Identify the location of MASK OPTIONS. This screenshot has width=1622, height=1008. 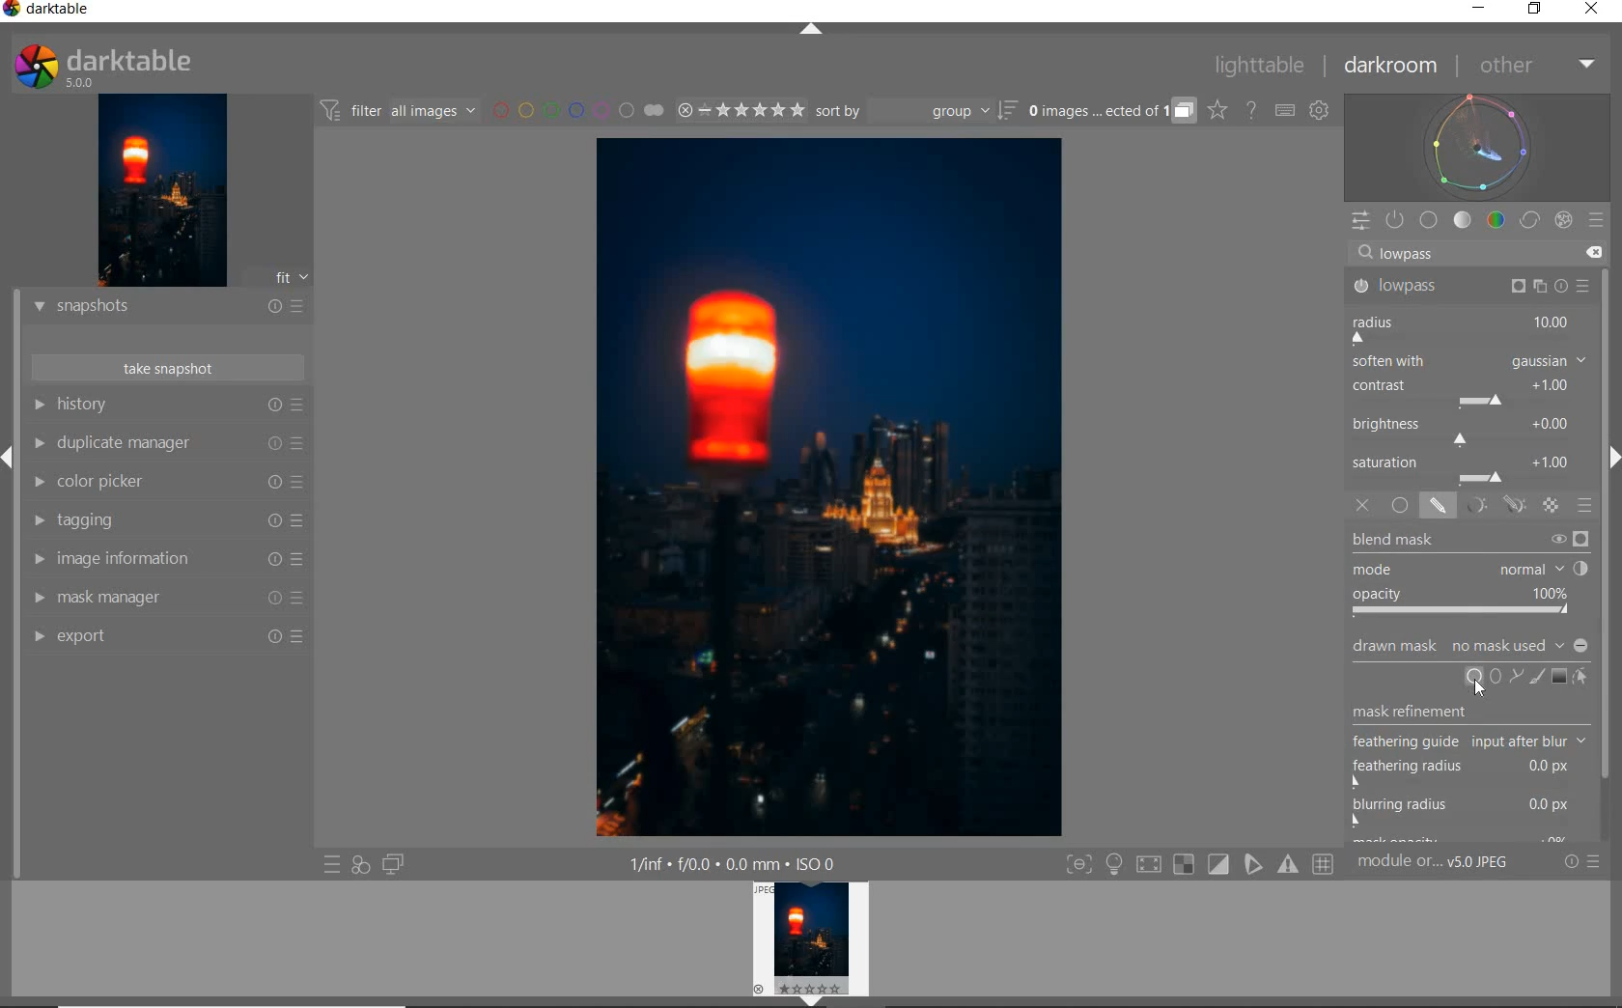
(1493, 506).